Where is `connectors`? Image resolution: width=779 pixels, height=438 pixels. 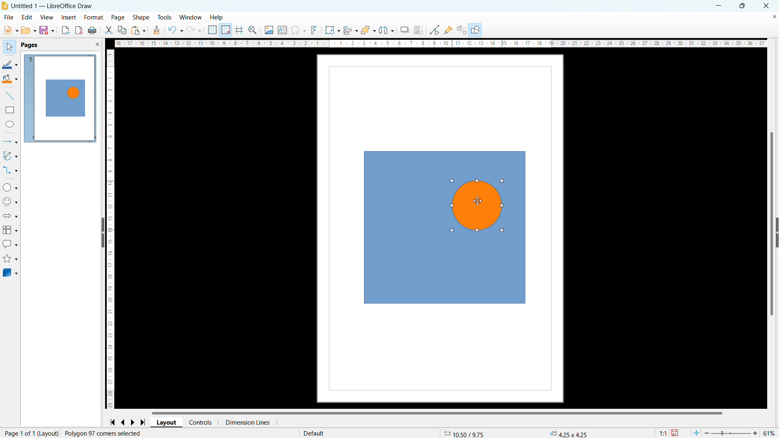
connectors is located at coordinates (10, 170).